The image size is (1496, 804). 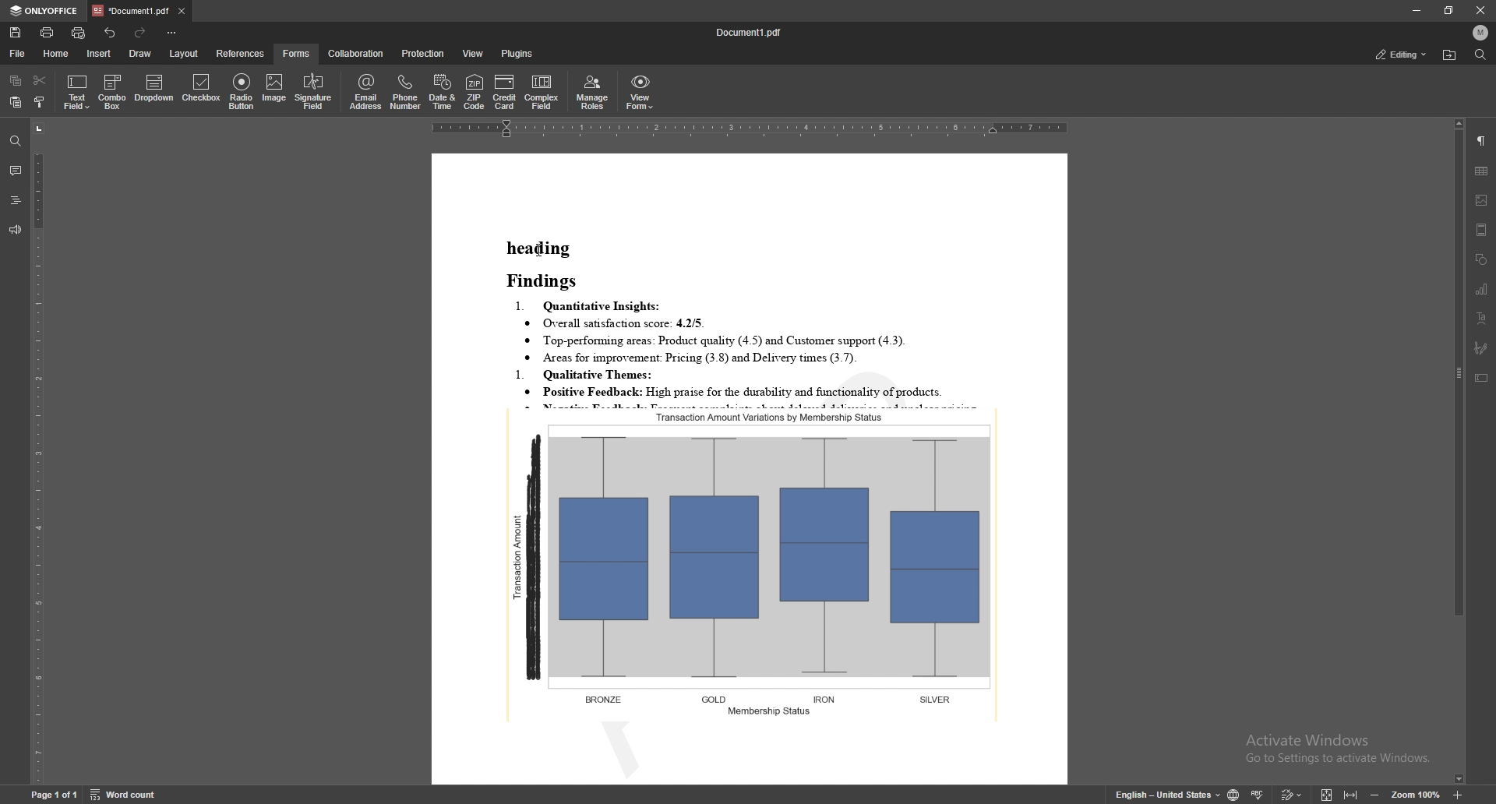 I want to click on close tab, so click(x=181, y=12).